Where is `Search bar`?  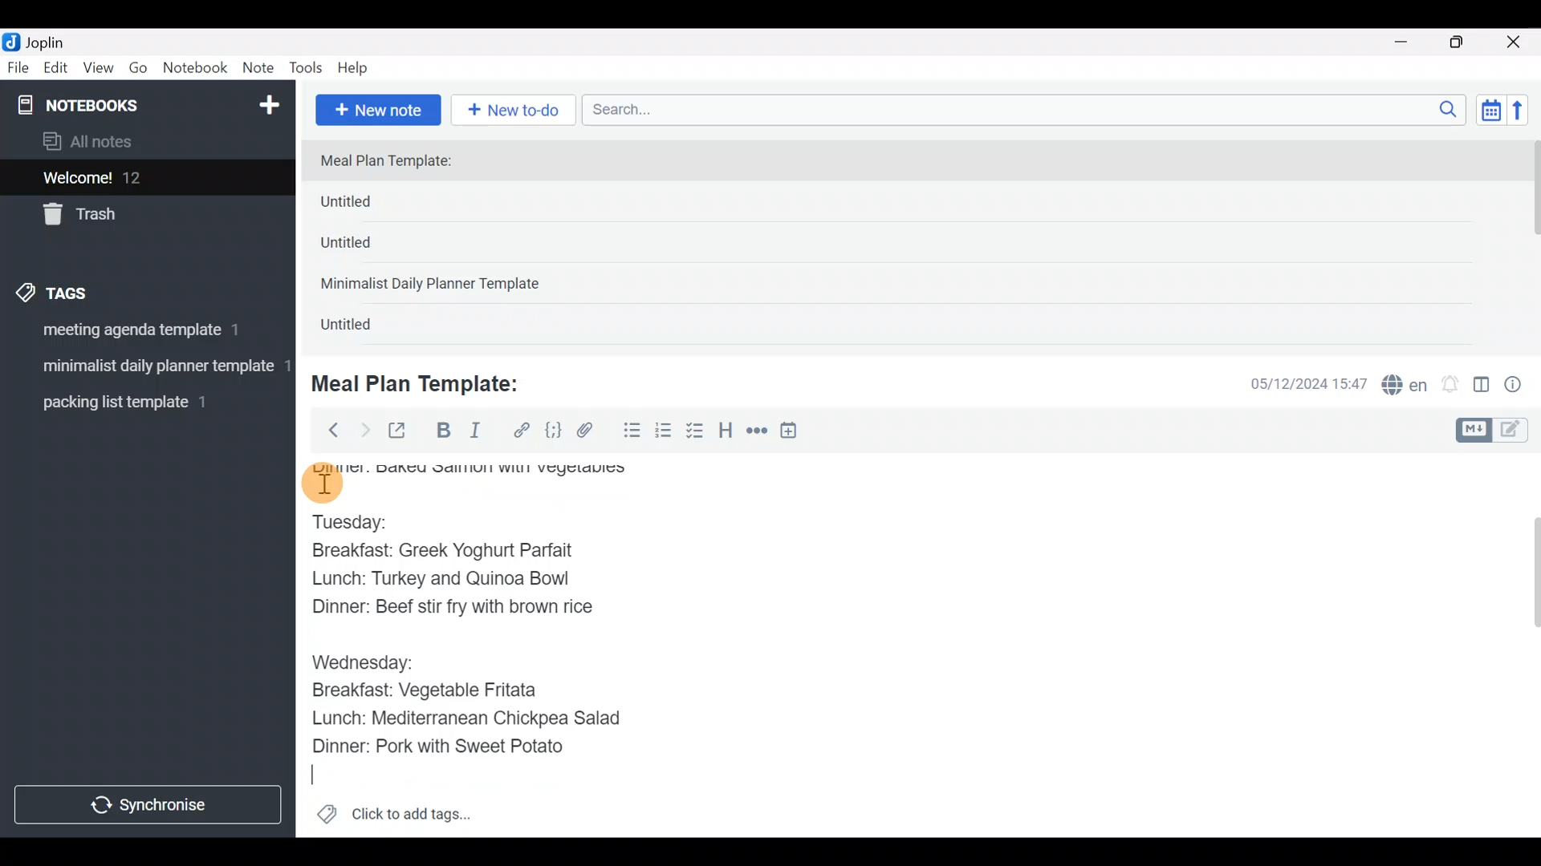
Search bar is located at coordinates (1028, 107).